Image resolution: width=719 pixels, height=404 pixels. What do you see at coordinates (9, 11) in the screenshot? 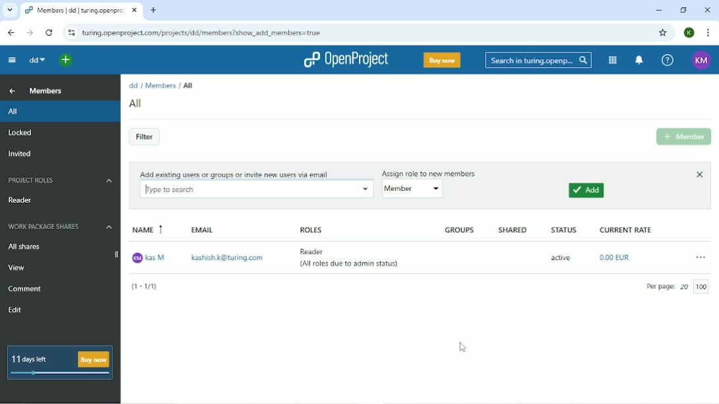
I see `Search tabs` at bounding box center [9, 11].